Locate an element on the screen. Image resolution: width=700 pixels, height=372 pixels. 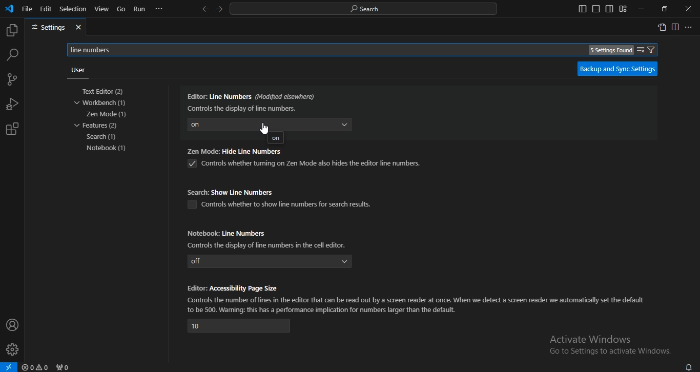
view is located at coordinates (102, 9).